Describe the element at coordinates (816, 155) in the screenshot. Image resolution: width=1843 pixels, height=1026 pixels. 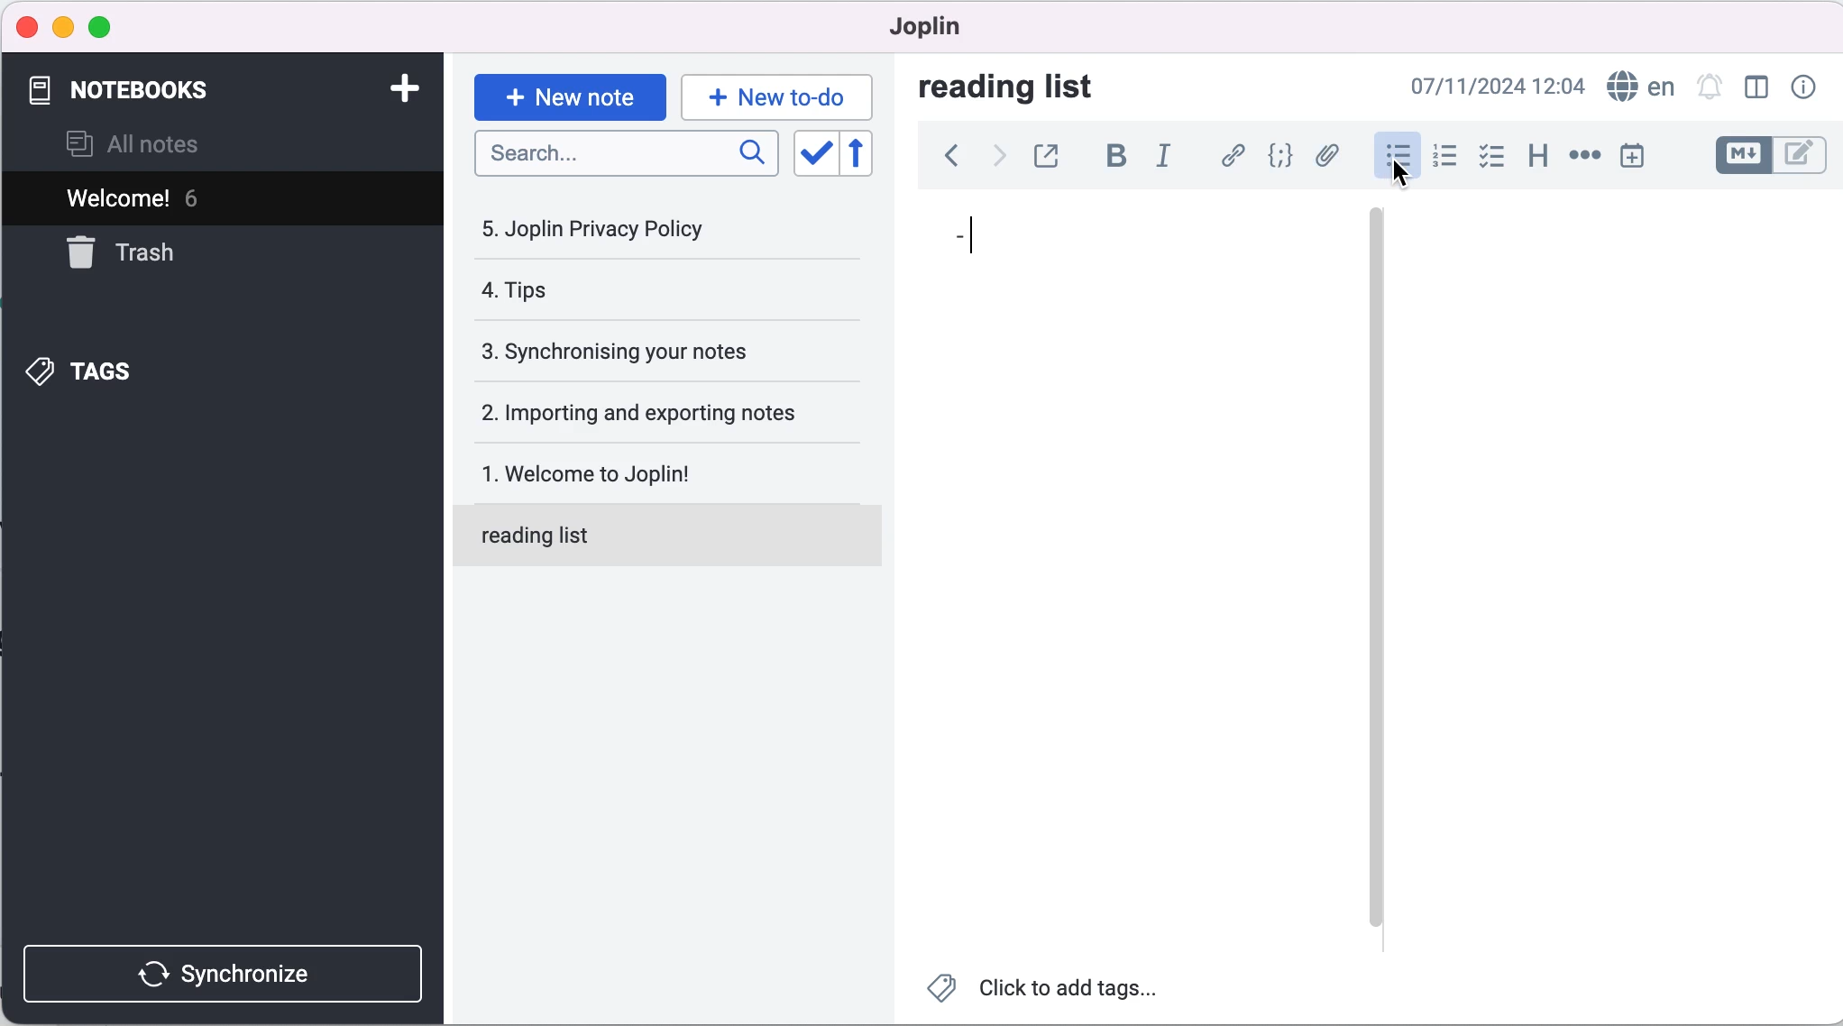
I see `toggle sort order field` at that location.